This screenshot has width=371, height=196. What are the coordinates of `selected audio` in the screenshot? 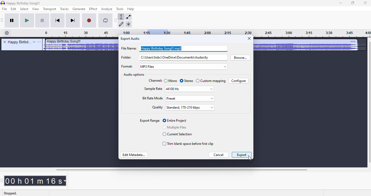 It's located at (157, 32).